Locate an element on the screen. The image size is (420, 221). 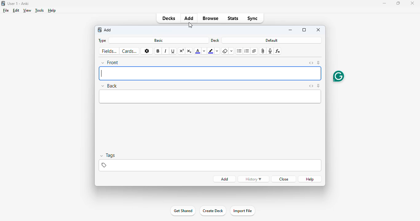
italic is located at coordinates (166, 52).